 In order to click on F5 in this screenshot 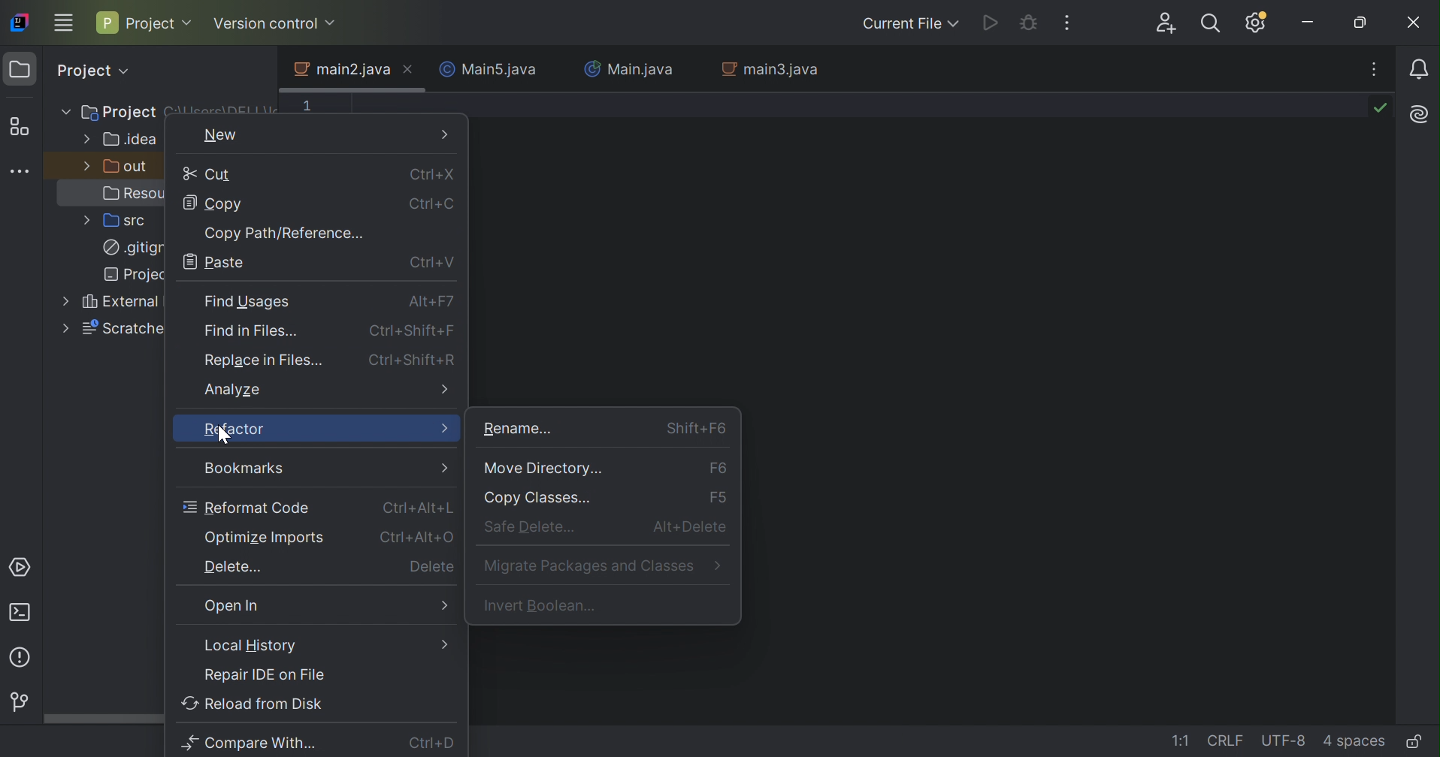, I will do `click(718, 499)`.